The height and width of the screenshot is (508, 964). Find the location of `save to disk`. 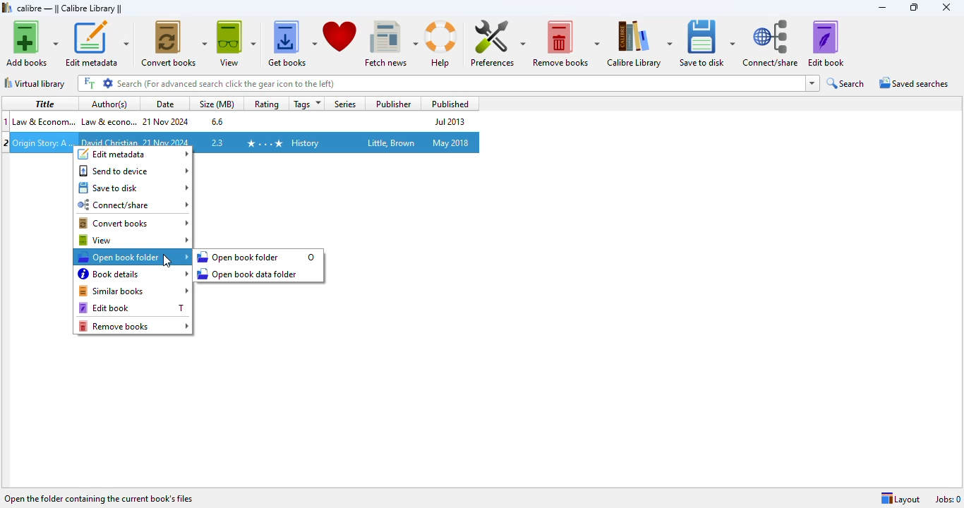

save to disk is located at coordinates (706, 44).